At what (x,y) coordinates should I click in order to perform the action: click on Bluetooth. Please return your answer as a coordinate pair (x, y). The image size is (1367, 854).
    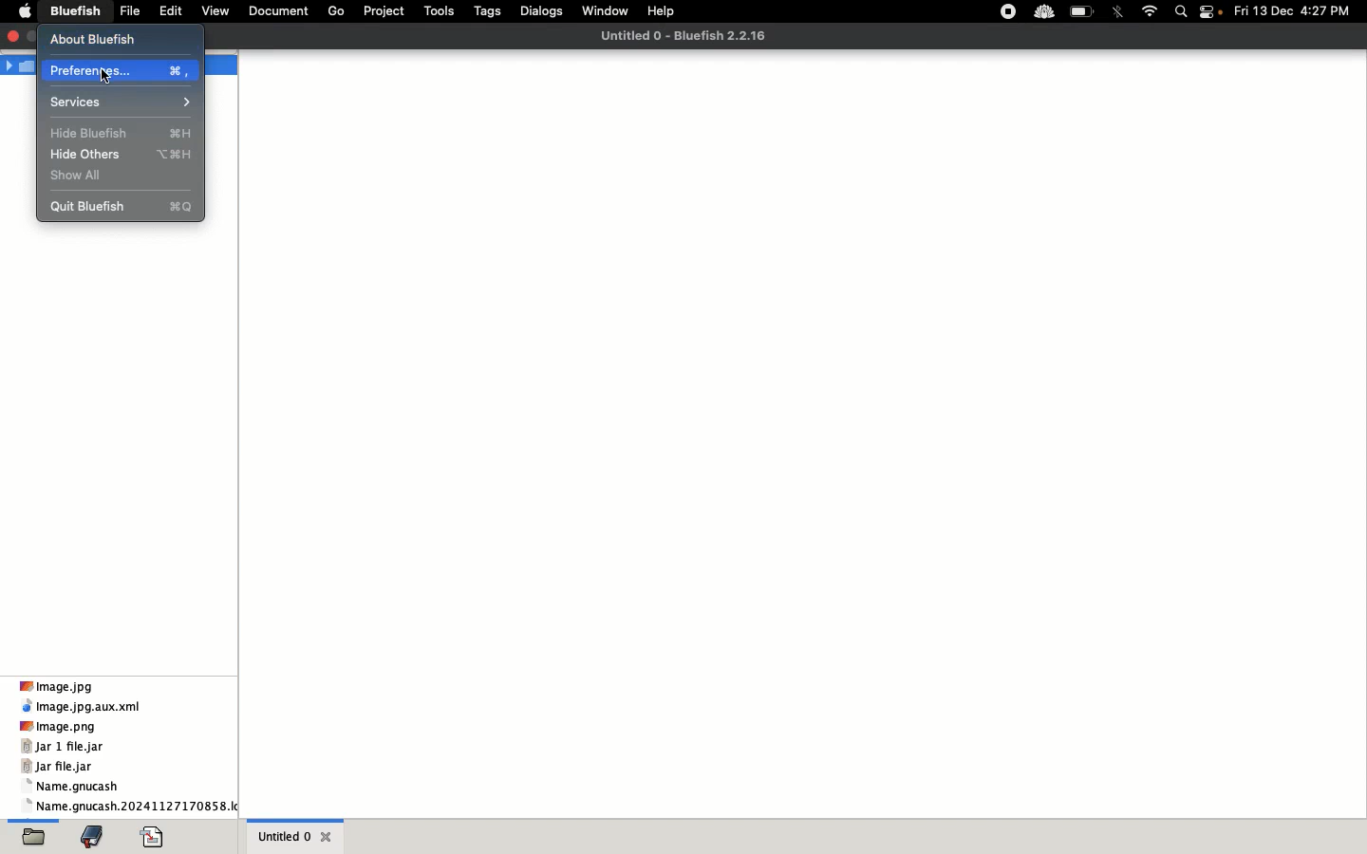
    Looking at the image, I should click on (1117, 13).